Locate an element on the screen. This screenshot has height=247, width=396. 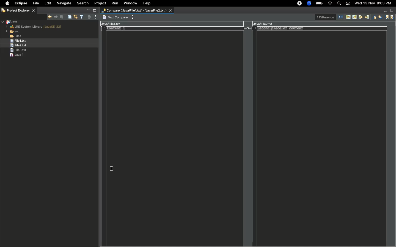
Swap left and right view is located at coordinates (340, 18).